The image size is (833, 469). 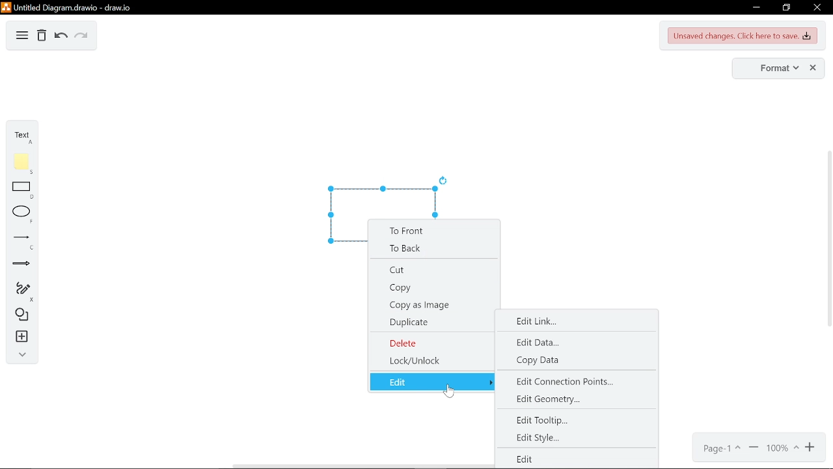 What do you see at coordinates (23, 292) in the screenshot?
I see `freehand` at bounding box center [23, 292].